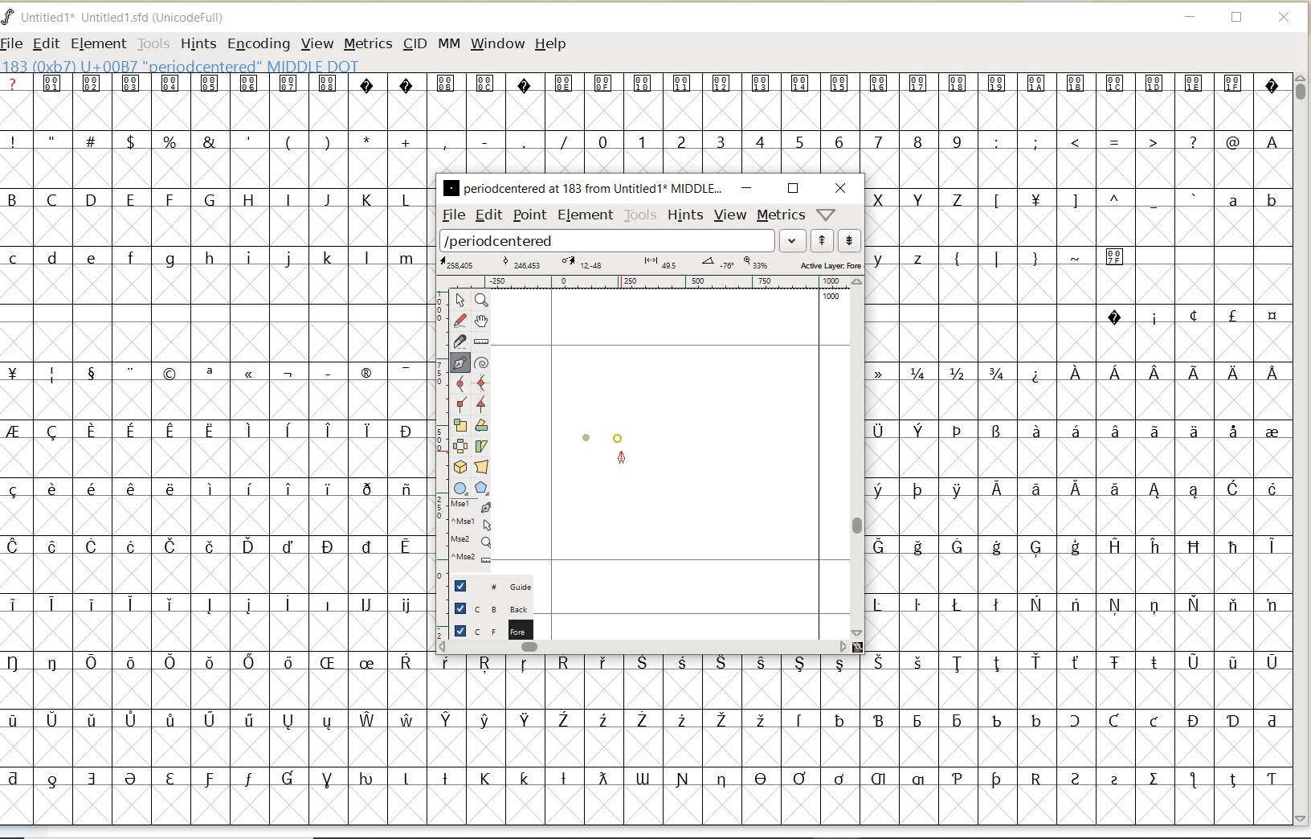 Image resolution: width=1311 pixels, height=839 pixels. What do you see at coordinates (125, 18) in the screenshot?
I see `FONT NAME` at bounding box center [125, 18].